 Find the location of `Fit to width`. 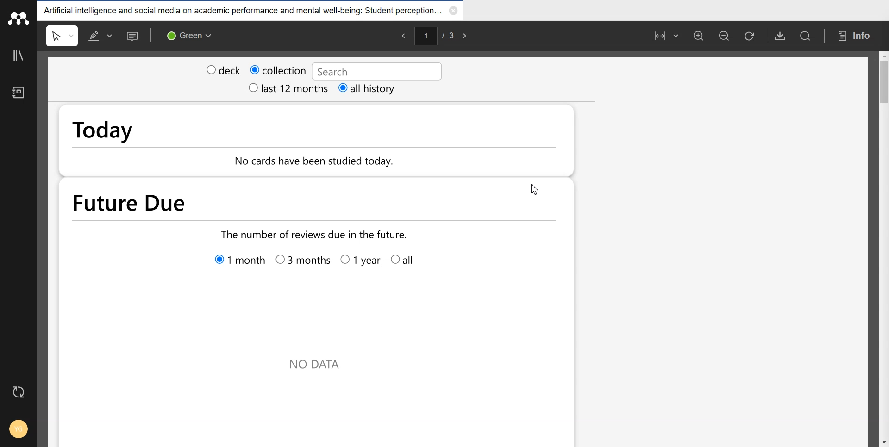

Fit to width is located at coordinates (661, 37).